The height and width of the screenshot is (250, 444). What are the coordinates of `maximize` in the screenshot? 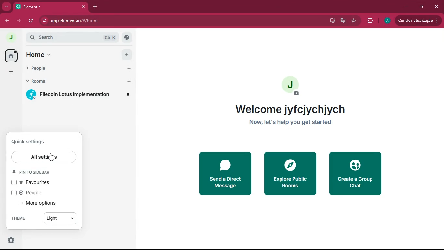 It's located at (422, 7).